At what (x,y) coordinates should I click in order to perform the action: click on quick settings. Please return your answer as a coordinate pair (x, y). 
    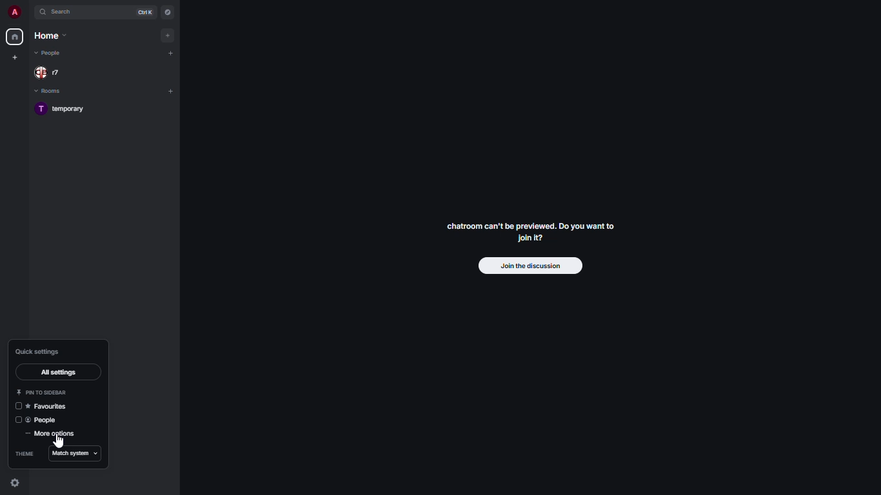
    Looking at the image, I should click on (38, 351).